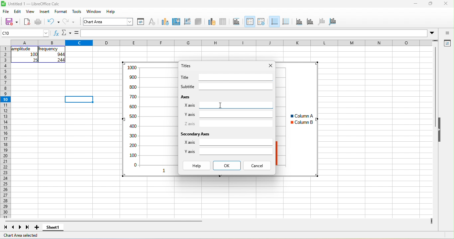 This screenshot has width=454, height=239. What do you see at coordinates (198, 22) in the screenshot?
I see `3d view` at bounding box center [198, 22].